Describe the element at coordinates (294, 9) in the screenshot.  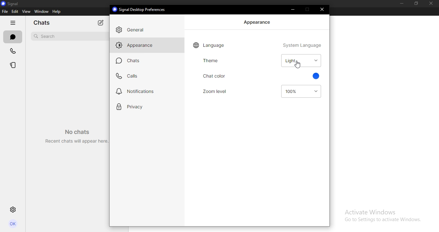
I see `minimize` at that location.